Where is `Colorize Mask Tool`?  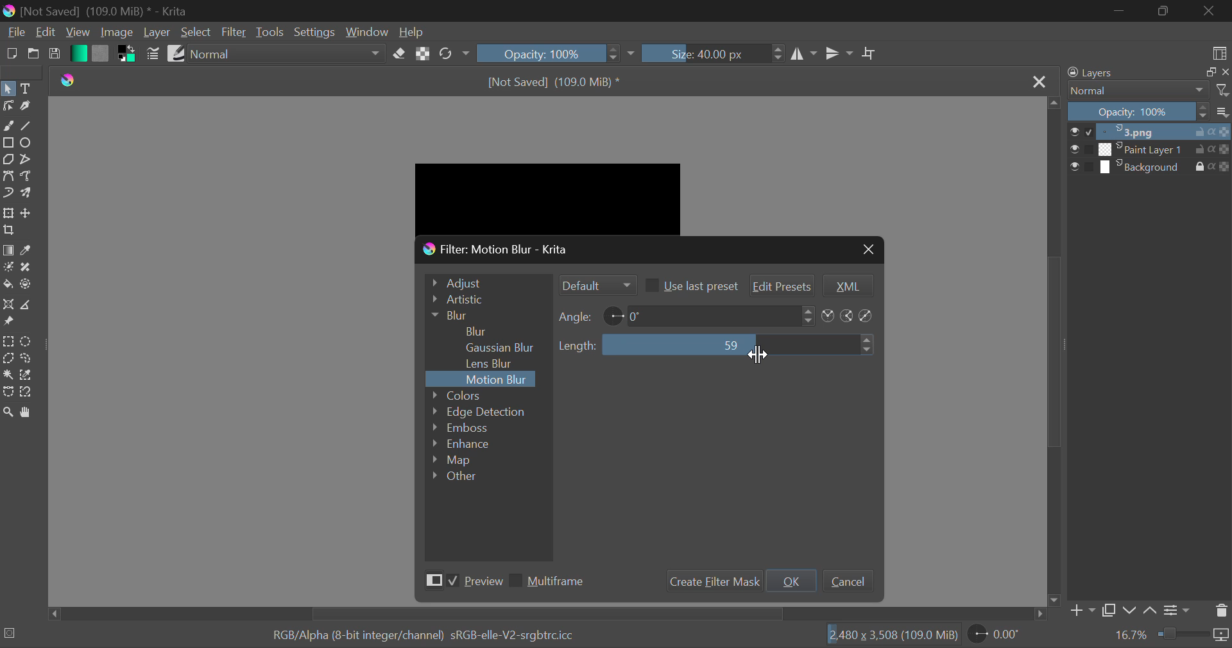 Colorize Mask Tool is located at coordinates (8, 267).